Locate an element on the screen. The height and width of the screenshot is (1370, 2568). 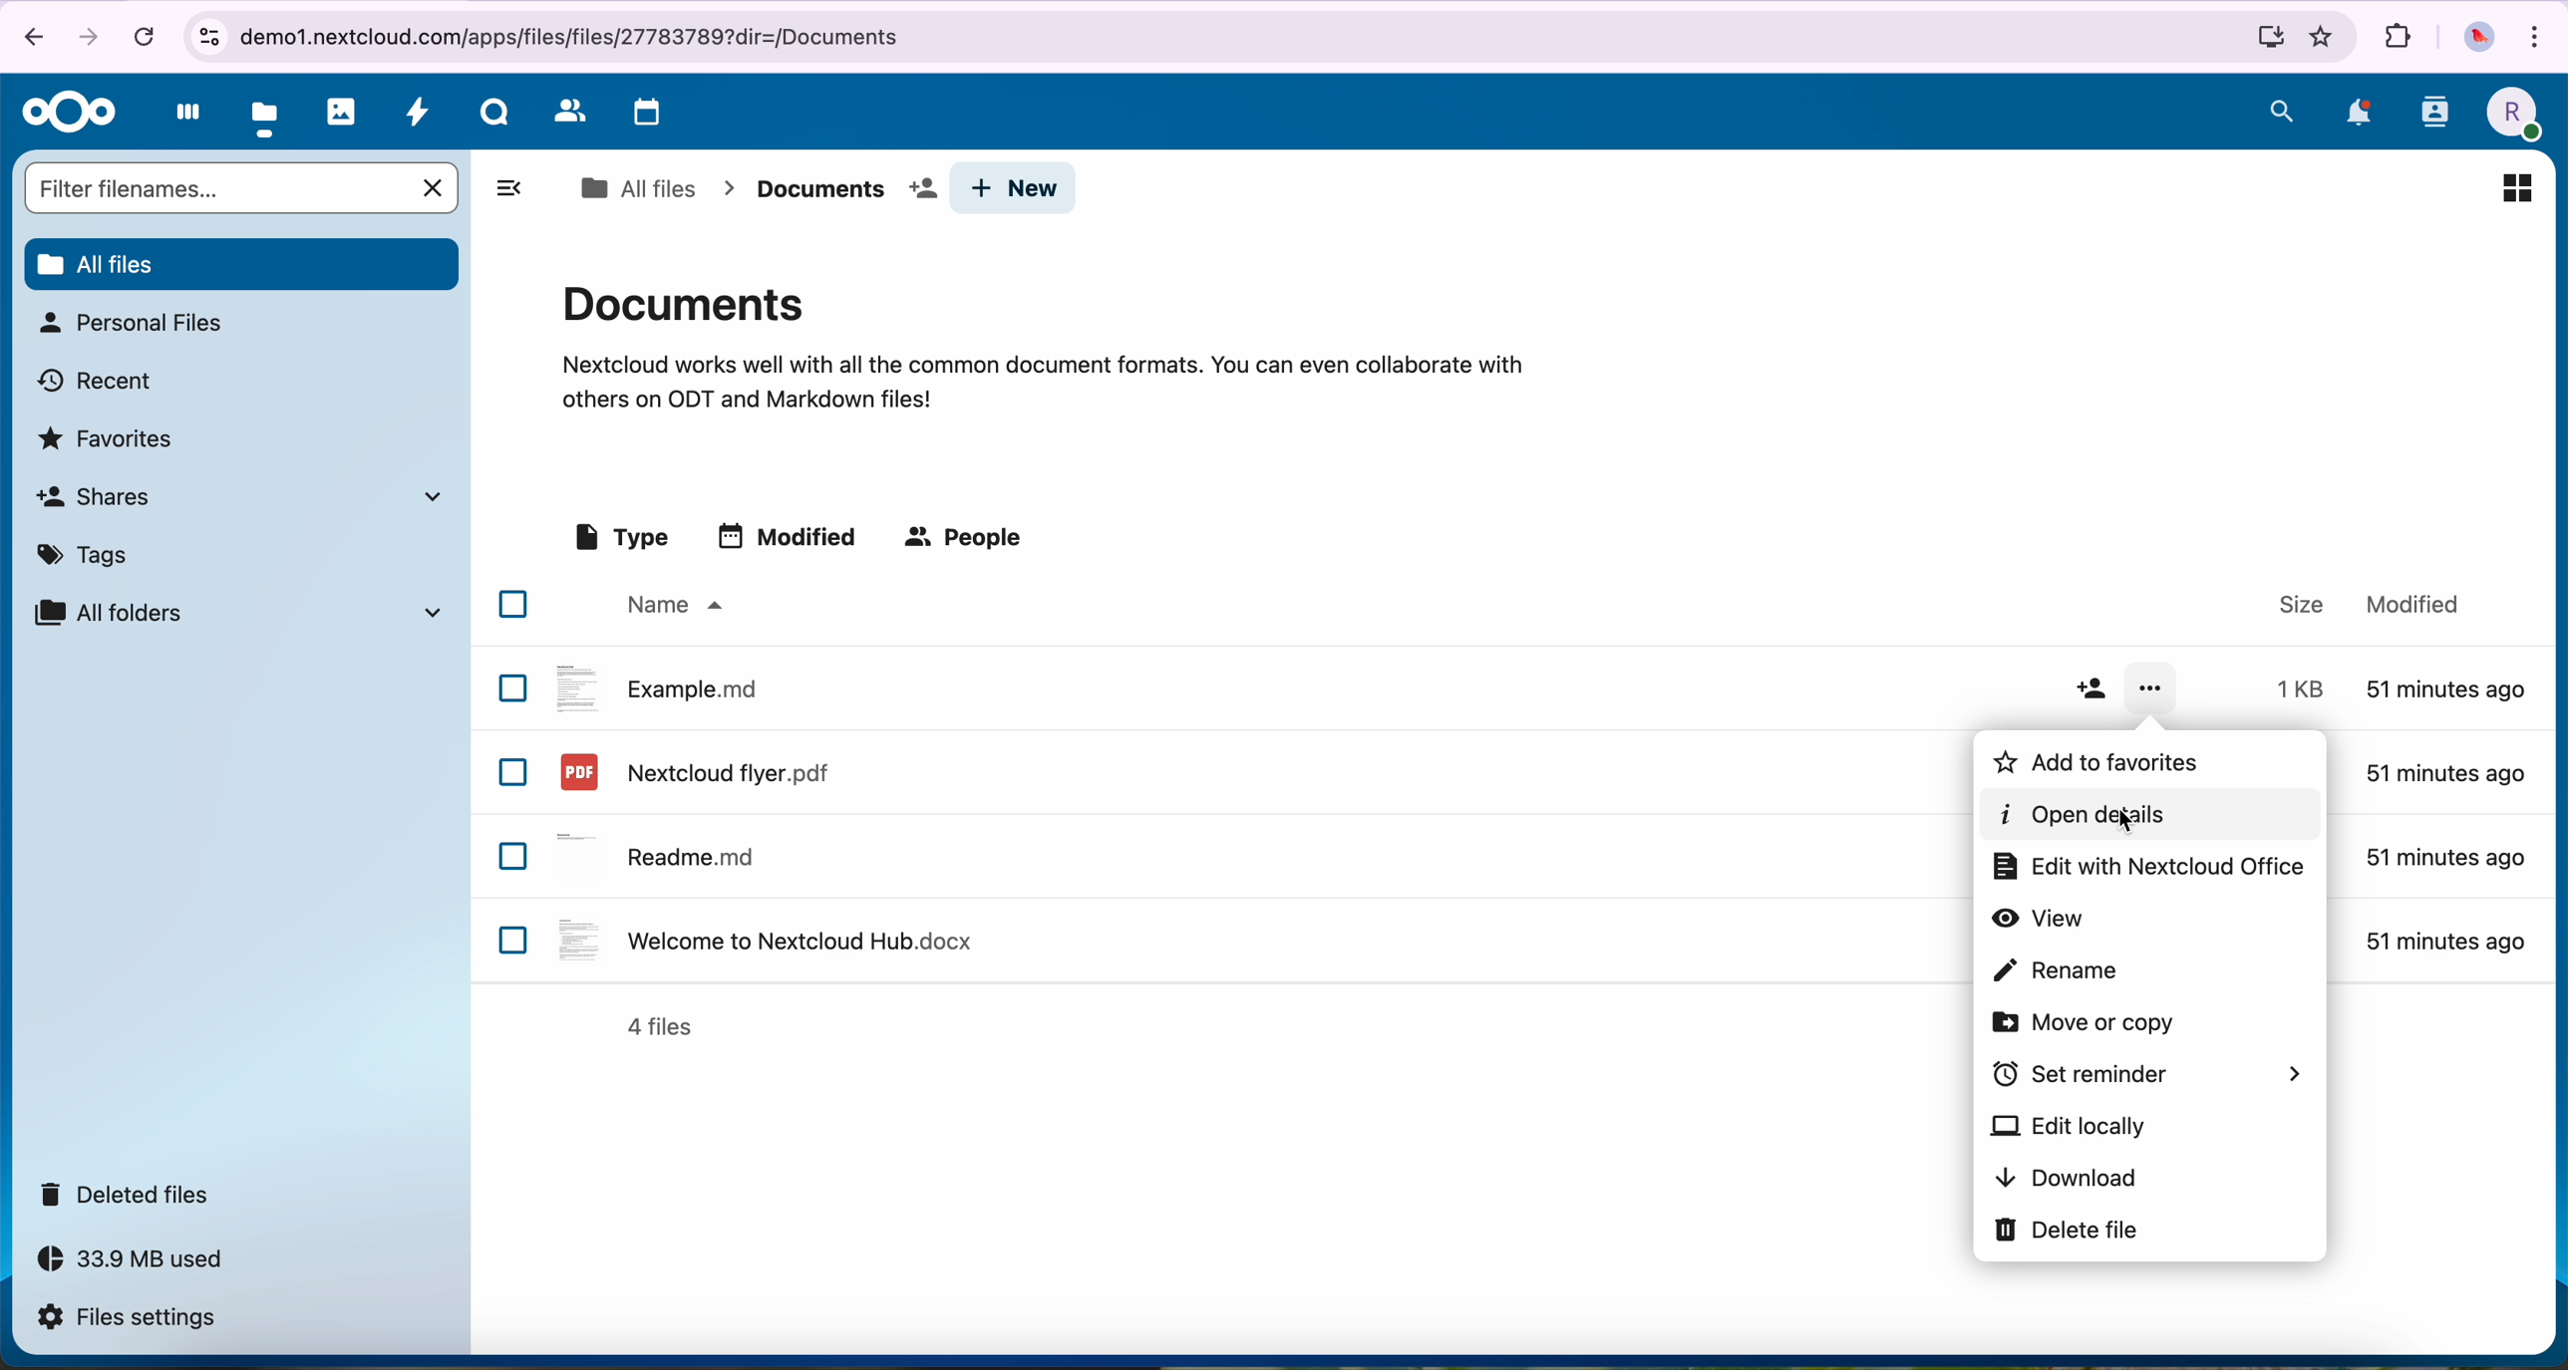
navigate back is located at coordinates (26, 35).